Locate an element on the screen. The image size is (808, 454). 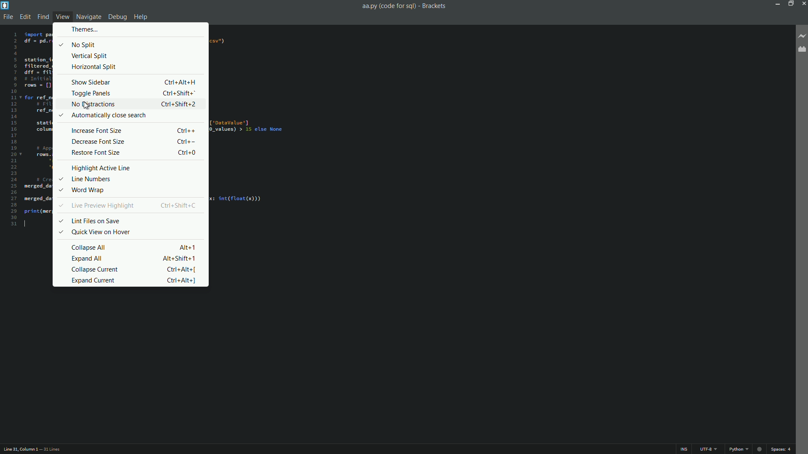
space 4 is located at coordinates (780, 449).